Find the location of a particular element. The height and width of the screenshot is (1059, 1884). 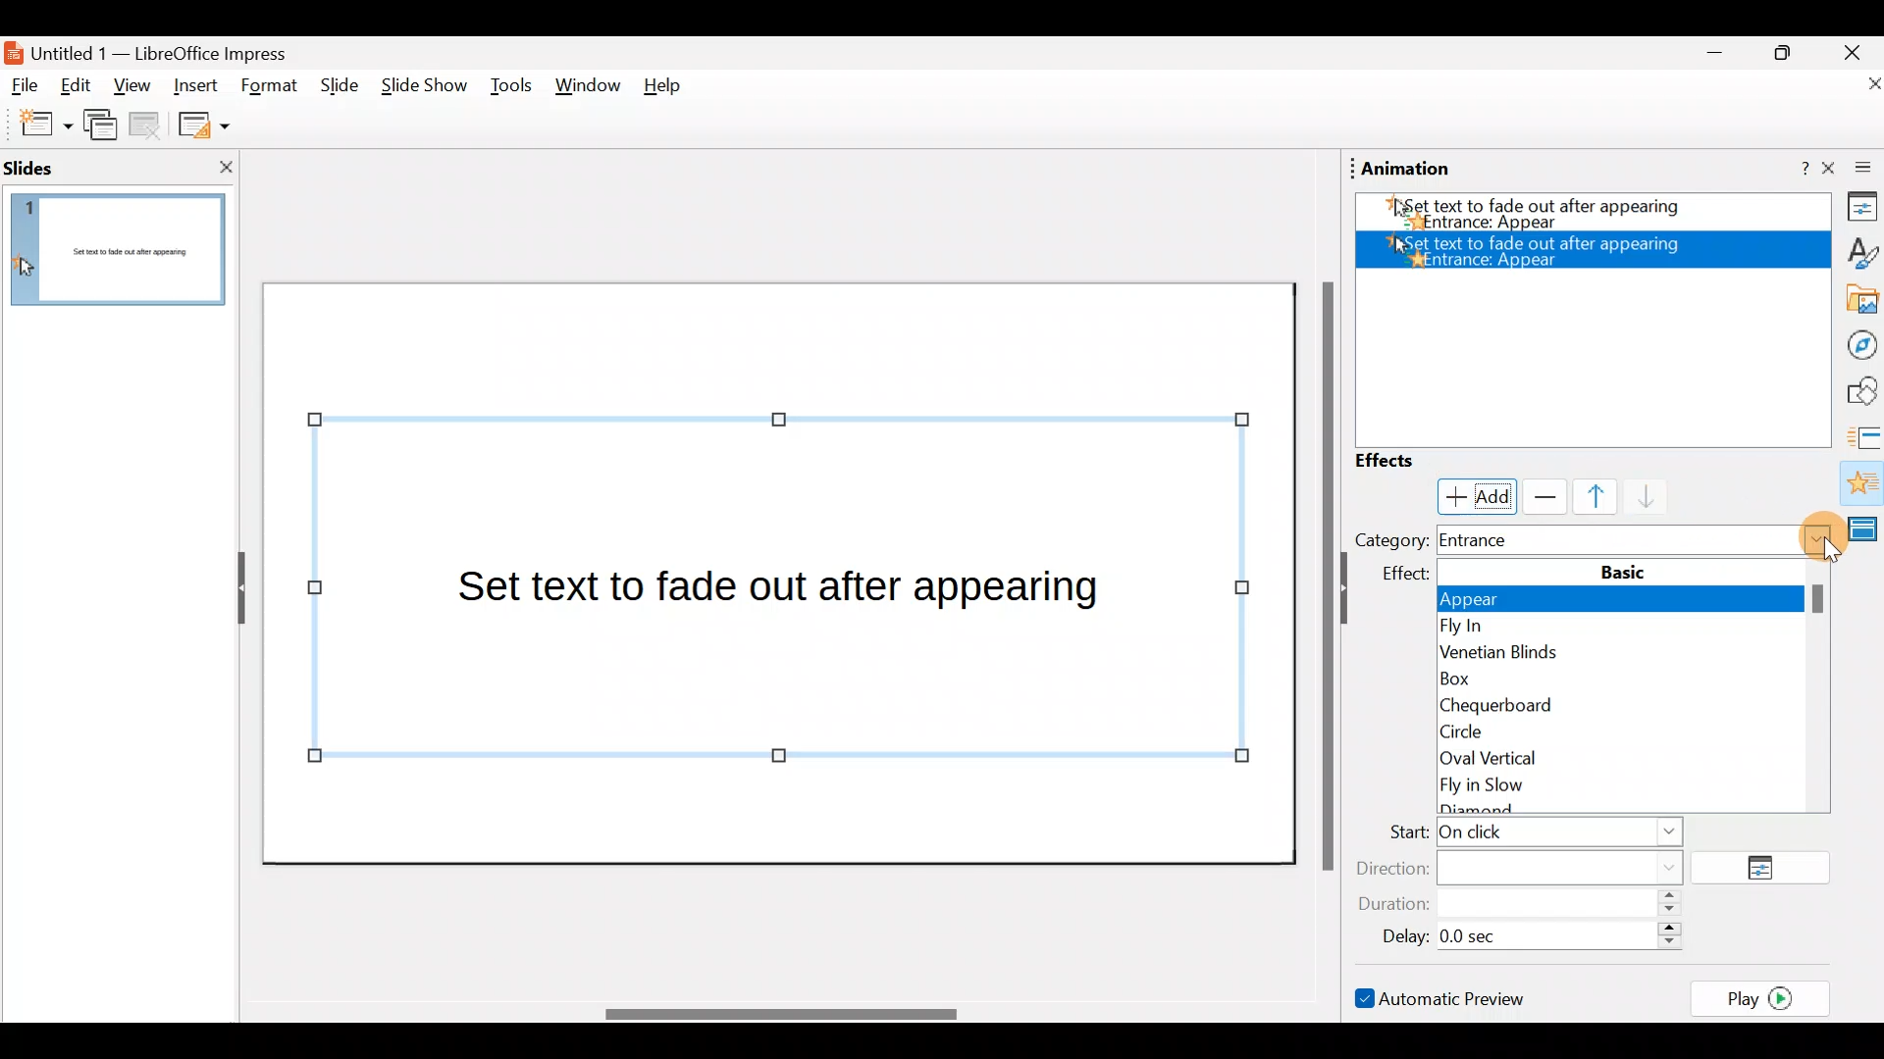

Insert is located at coordinates (195, 82).